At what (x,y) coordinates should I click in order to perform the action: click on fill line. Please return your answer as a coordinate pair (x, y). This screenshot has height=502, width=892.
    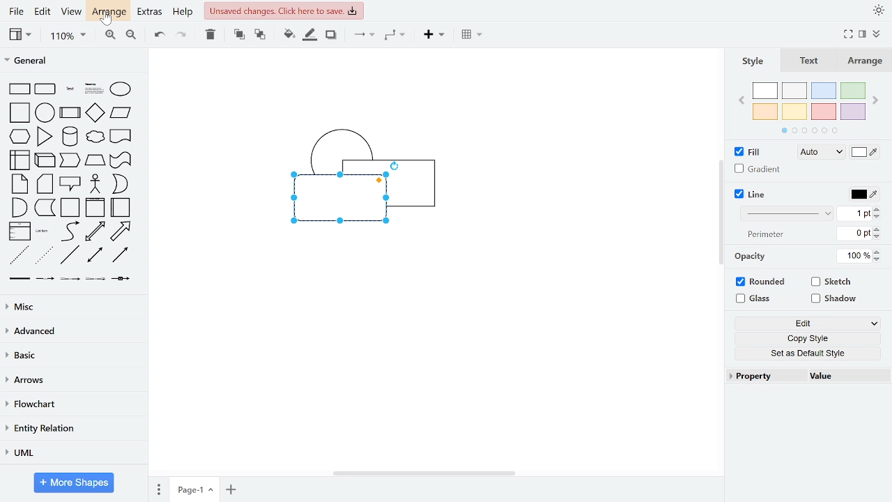
    Looking at the image, I should click on (311, 36).